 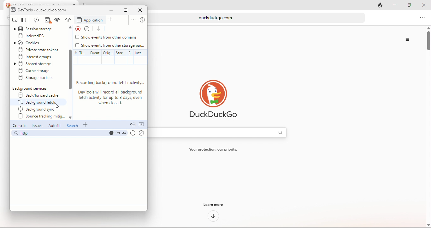 What do you see at coordinates (39, 102) in the screenshot?
I see `select option` at bounding box center [39, 102].